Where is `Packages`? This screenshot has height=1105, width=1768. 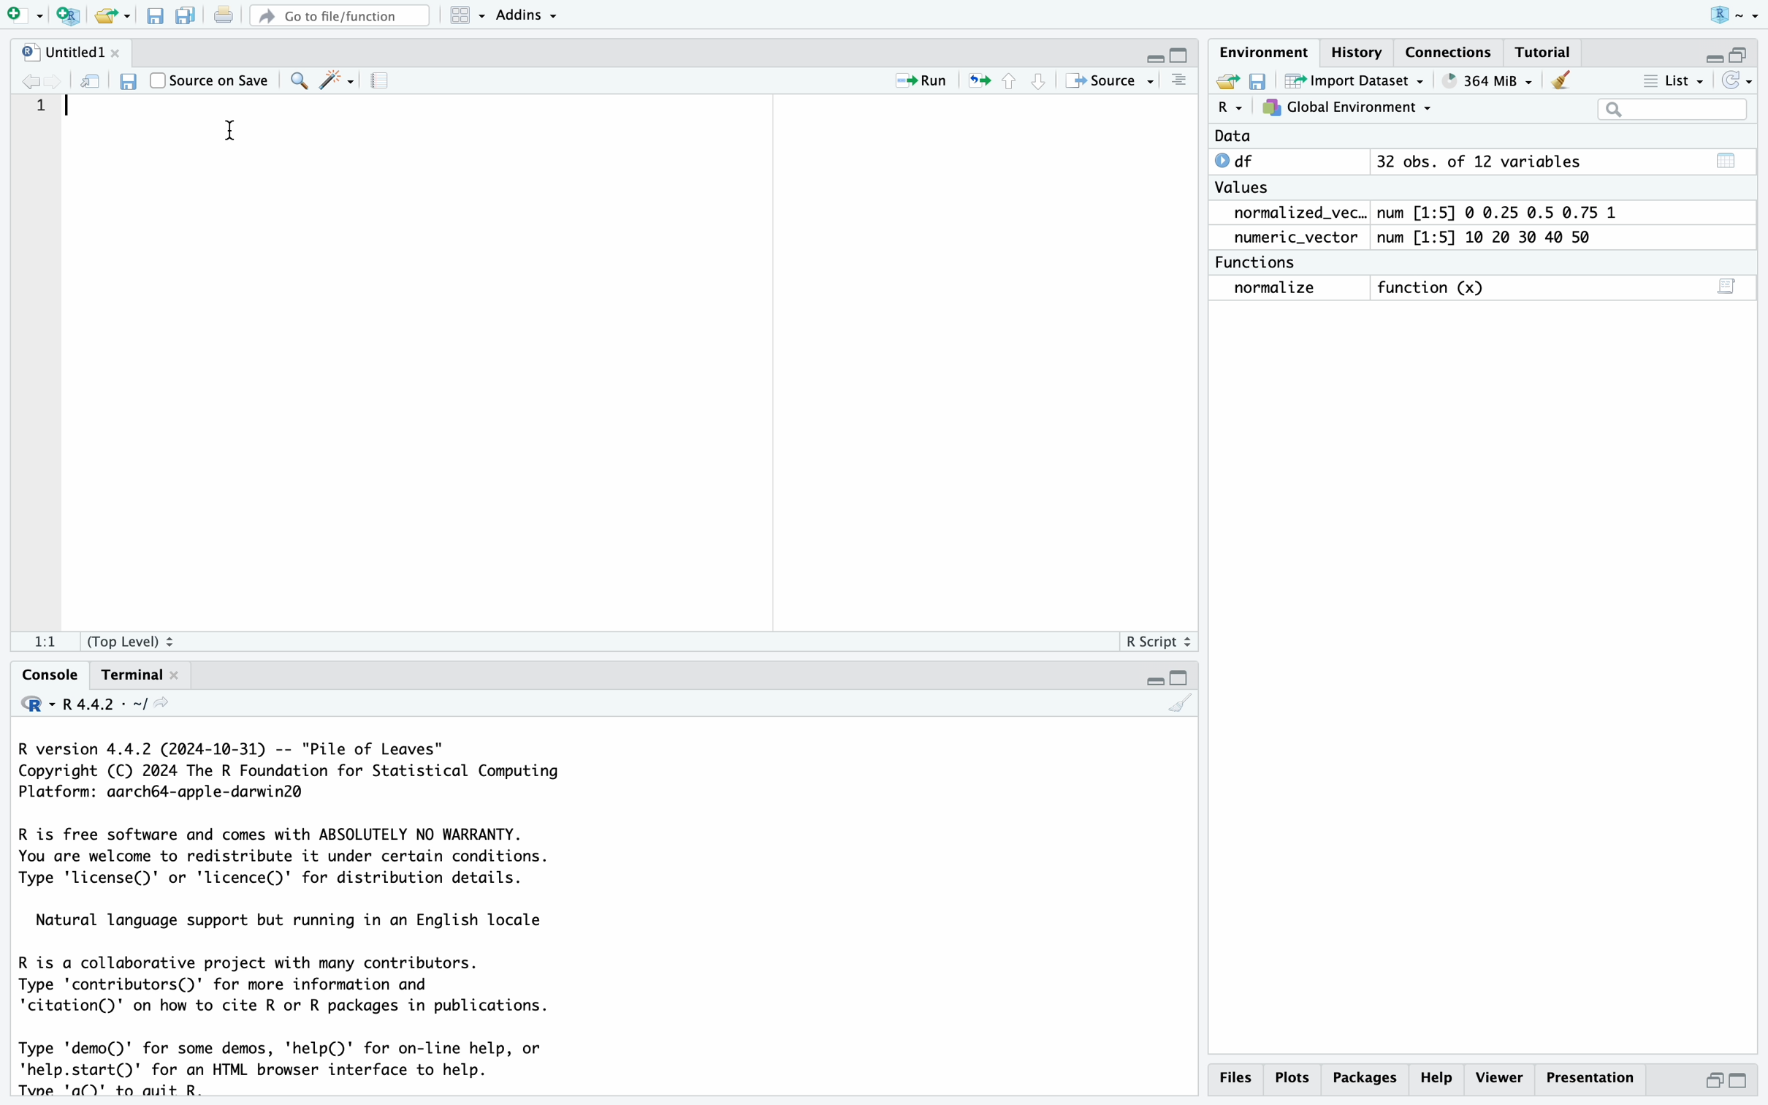
Packages is located at coordinates (1368, 1077).